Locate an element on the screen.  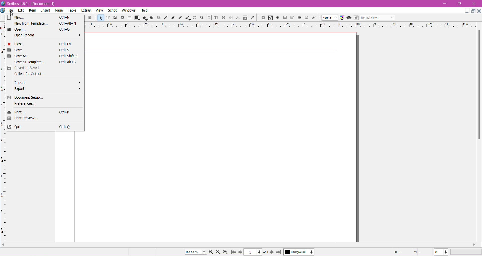
Link Annotations is located at coordinates (314, 18).